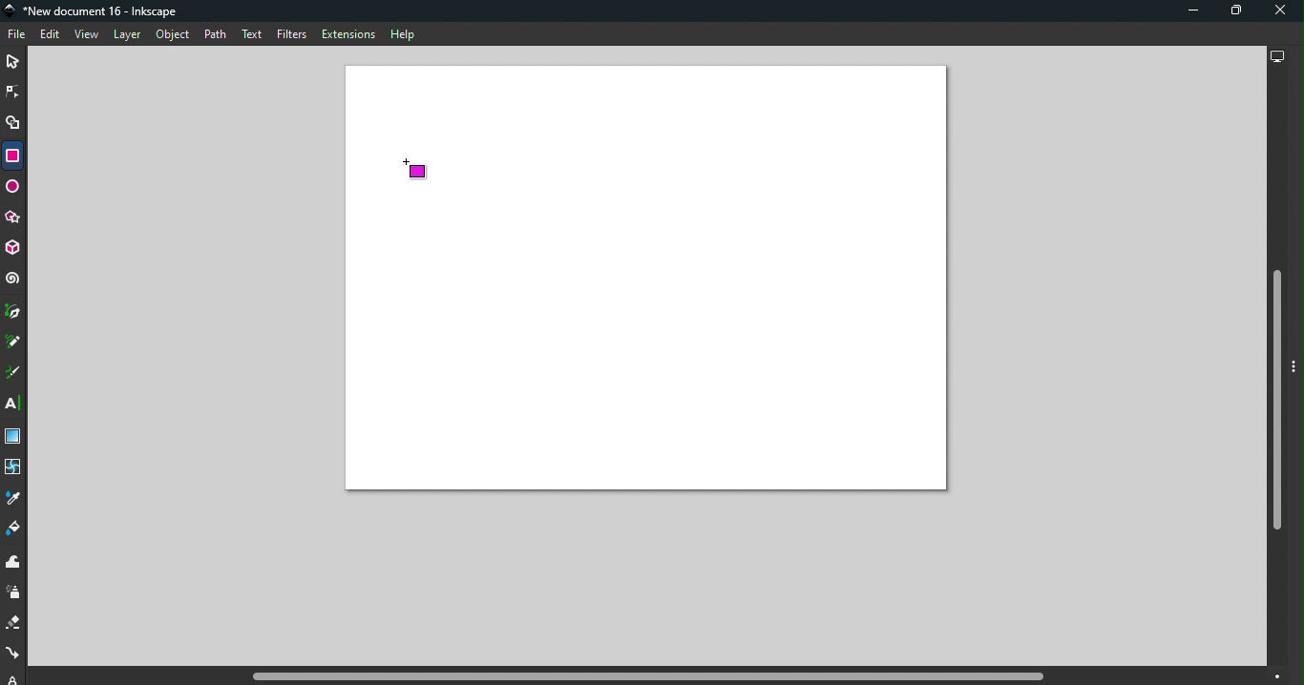 This screenshot has height=685, width=1304. I want to click on Layer, so click(127, 36).